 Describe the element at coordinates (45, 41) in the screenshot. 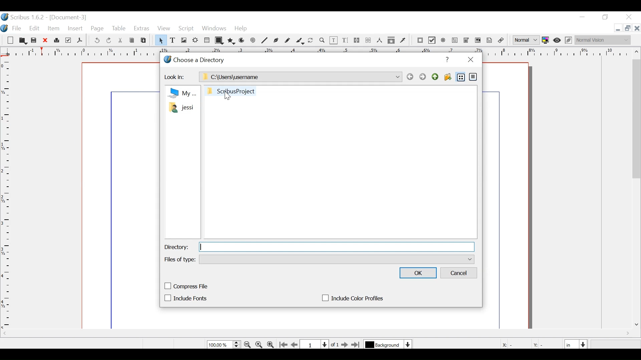

I see `Close` at that location.